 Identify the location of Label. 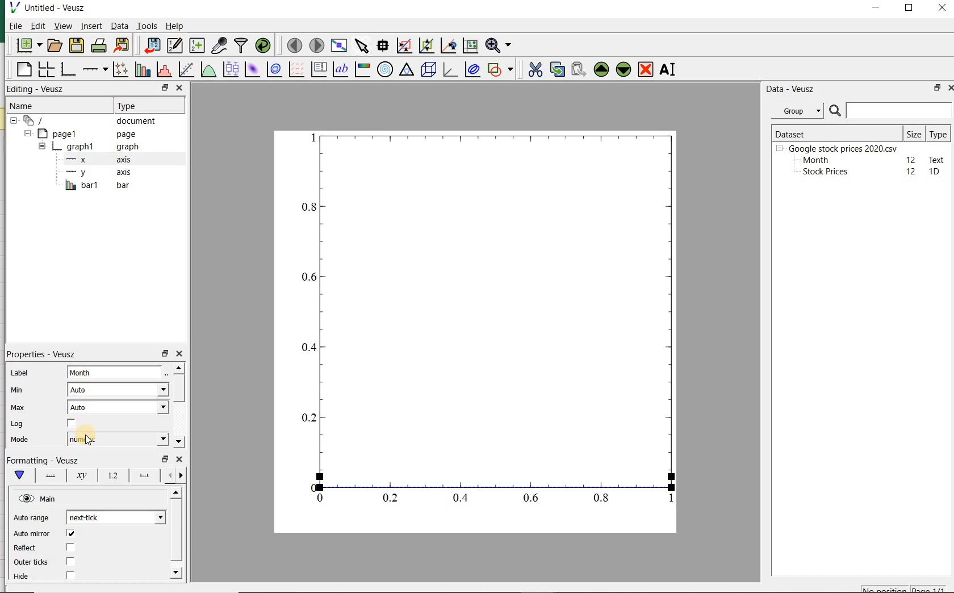
(21, 374).